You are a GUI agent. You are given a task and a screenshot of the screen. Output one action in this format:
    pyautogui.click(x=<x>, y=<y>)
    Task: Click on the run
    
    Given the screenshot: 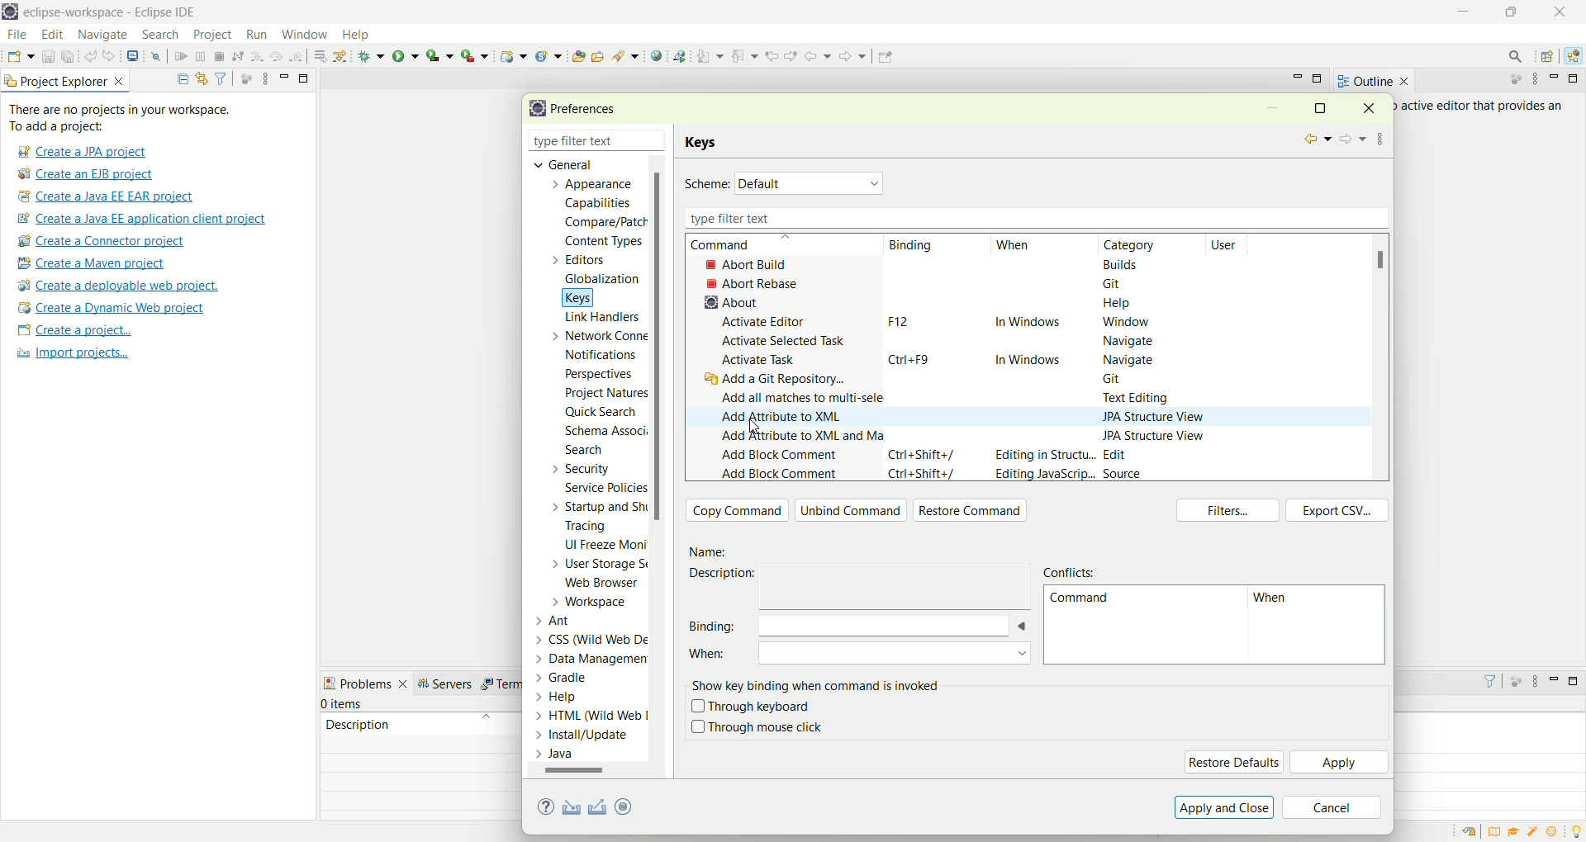 What is the action you would take?
    pyautogui.click(x=406, y=55)
    